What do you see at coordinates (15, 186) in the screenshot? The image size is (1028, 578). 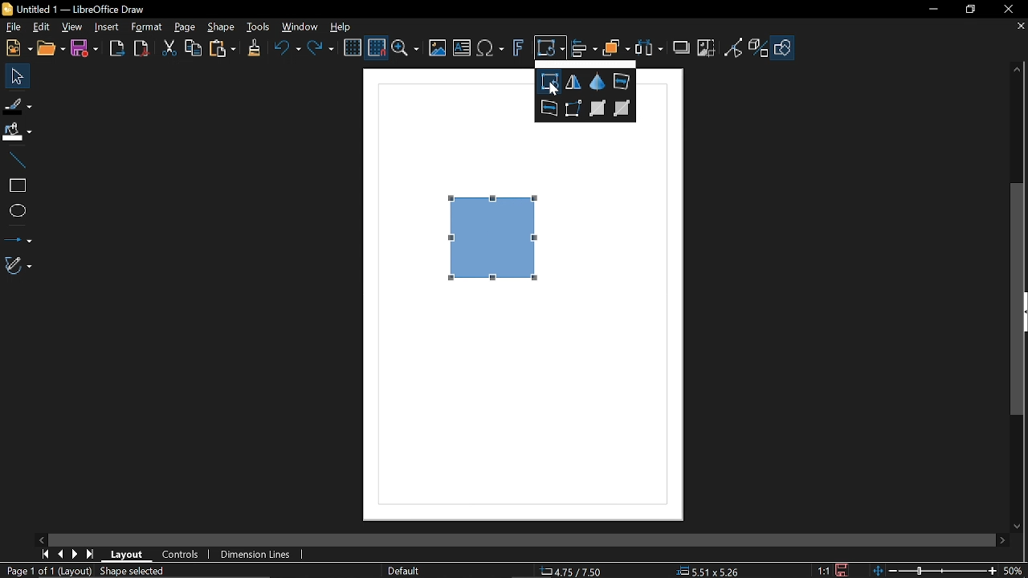 I see `rectangle` at bounding box center [15, 186].